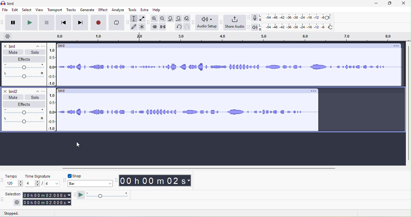 The image size is (411, 217). Describe the element at coordinates (207, 22) in the screenshot. I see `audio setup toolbar` at that location.